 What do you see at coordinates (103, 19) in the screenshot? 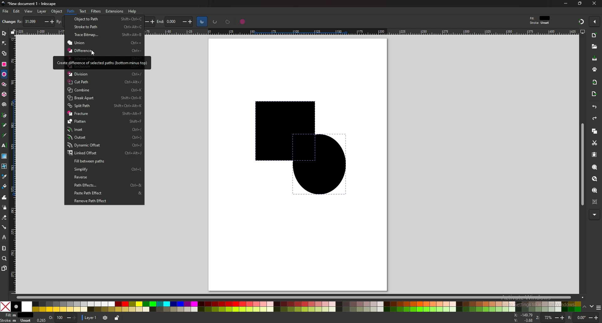
I see `object to path` at bounding box center [103, 19].